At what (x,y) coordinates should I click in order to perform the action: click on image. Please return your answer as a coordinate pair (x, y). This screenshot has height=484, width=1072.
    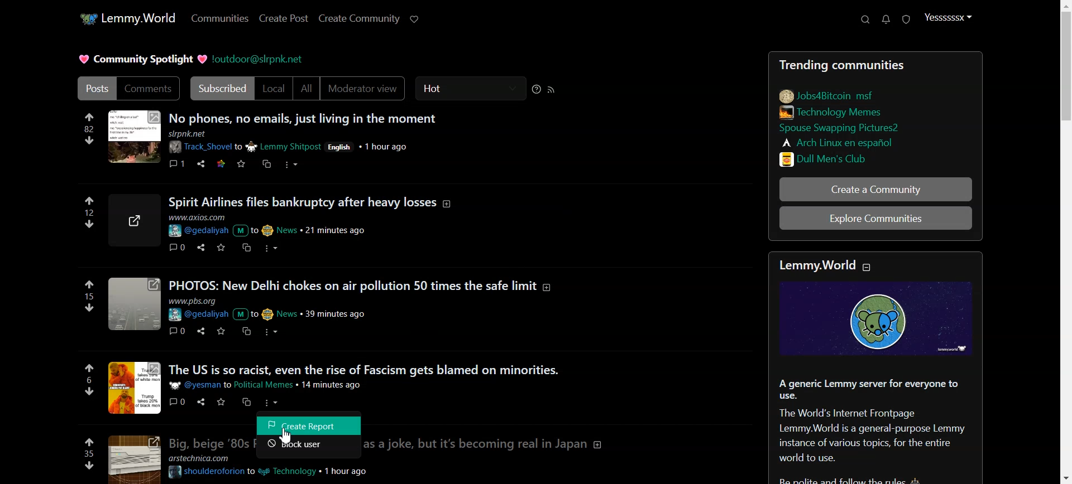
    Looking at the image, I should click on (133, 306).